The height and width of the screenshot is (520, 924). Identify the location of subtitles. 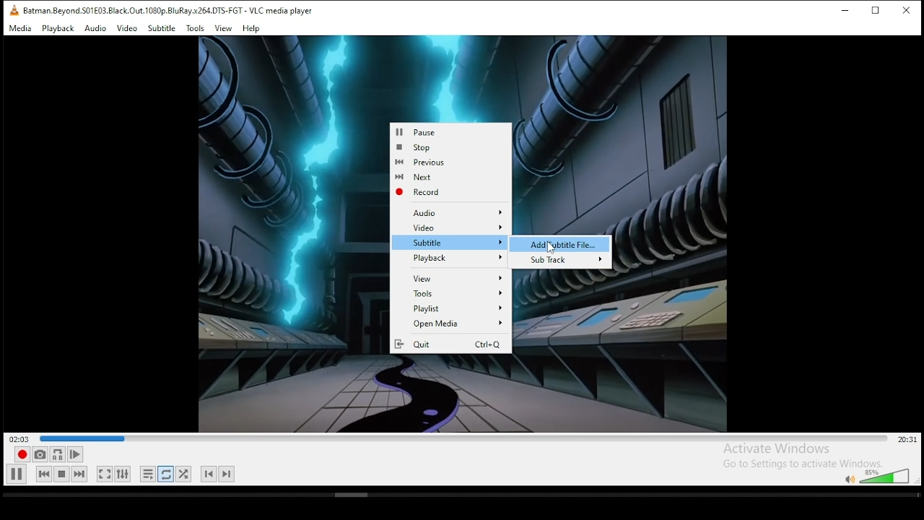
(451, 242).